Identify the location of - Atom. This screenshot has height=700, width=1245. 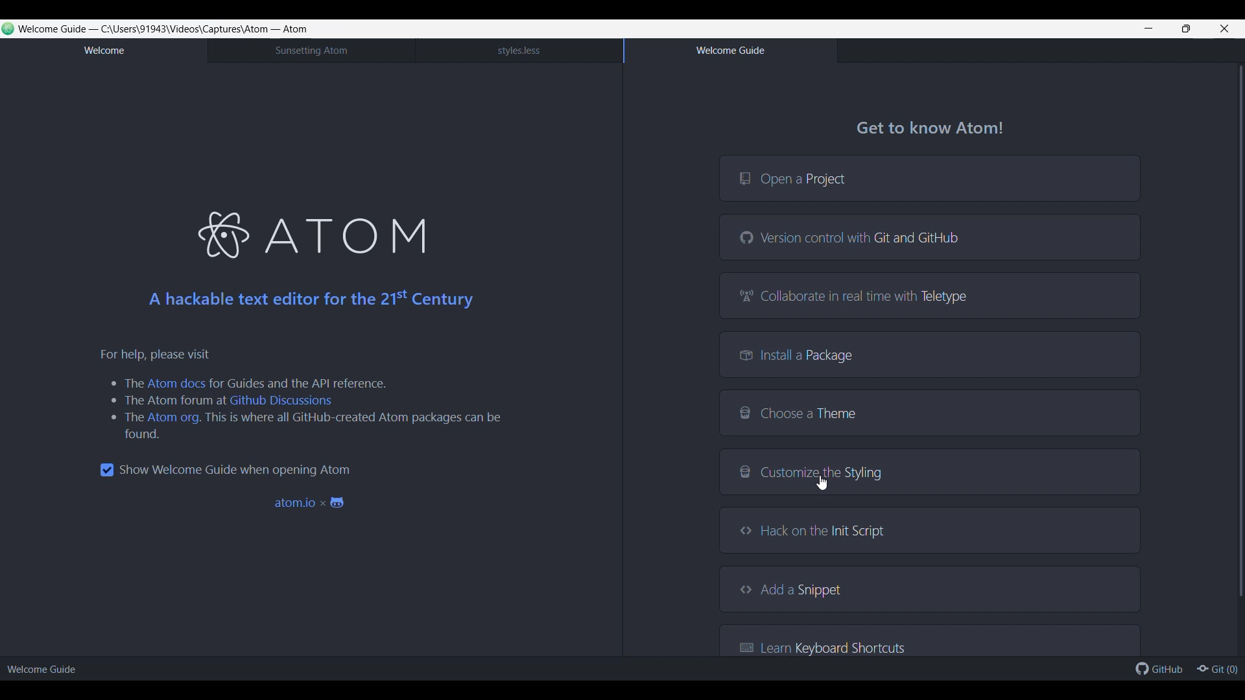
(290, 29).